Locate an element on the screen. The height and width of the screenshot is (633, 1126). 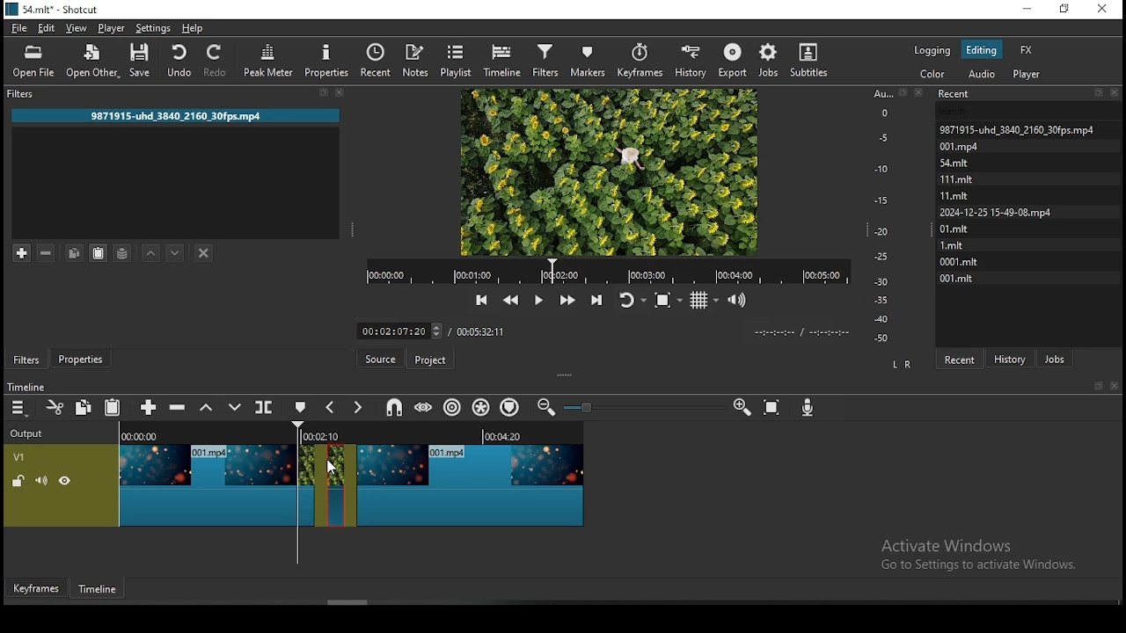
save is located at coordinates (143, 62).